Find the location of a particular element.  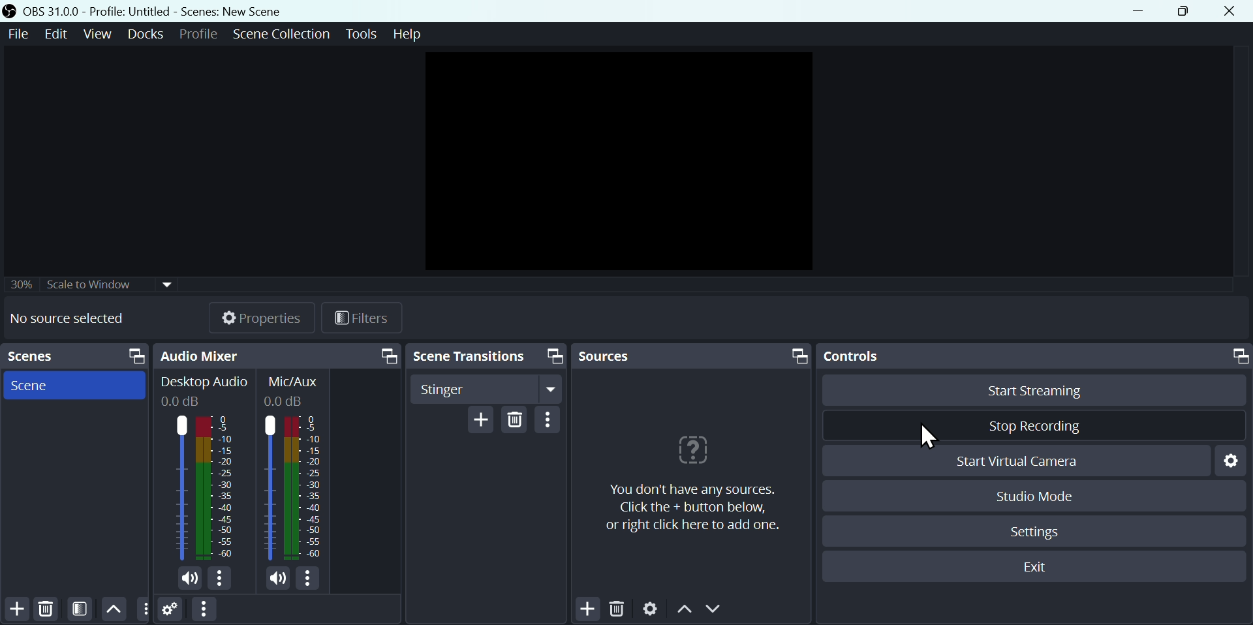

video clip is located at coordinates (619, 160).